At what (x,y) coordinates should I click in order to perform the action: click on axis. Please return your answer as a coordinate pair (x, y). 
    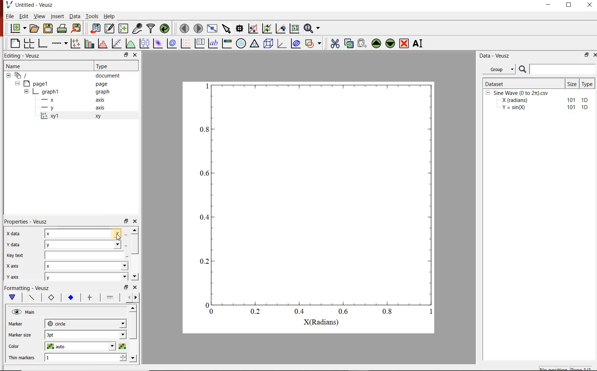
    Looking at the image, I should click on (101, 100).